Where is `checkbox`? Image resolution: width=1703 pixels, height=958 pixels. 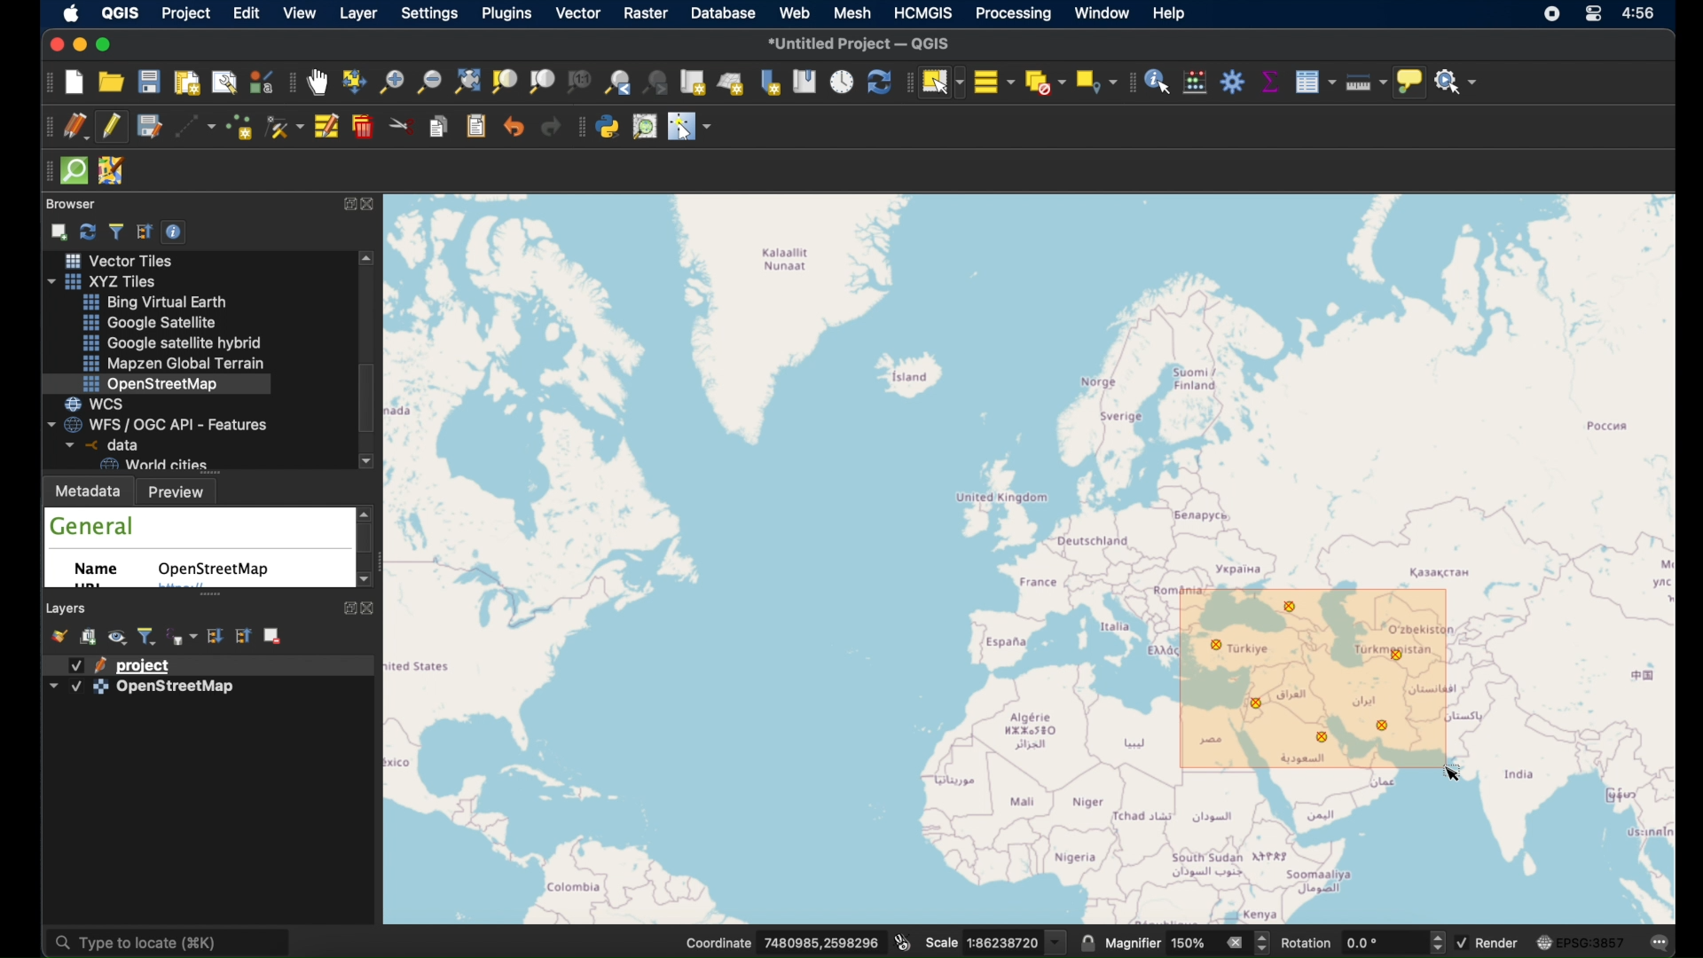 checkbox is located at coordinates (76, 665).